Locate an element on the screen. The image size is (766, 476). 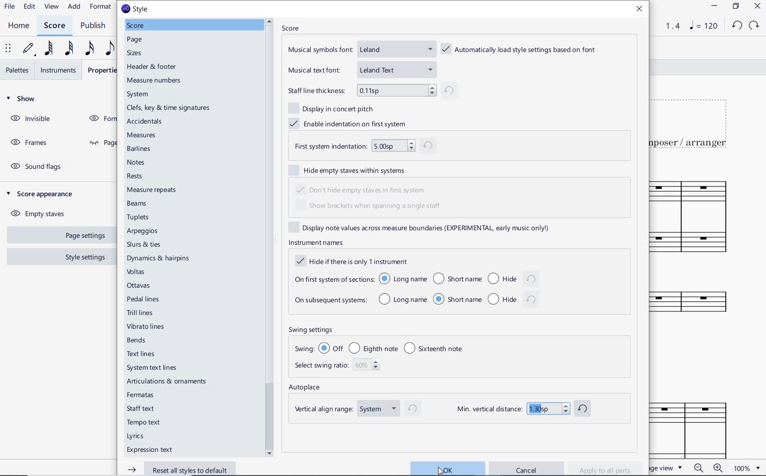
EMPTY STAVES is located at coordinates (41, 212).